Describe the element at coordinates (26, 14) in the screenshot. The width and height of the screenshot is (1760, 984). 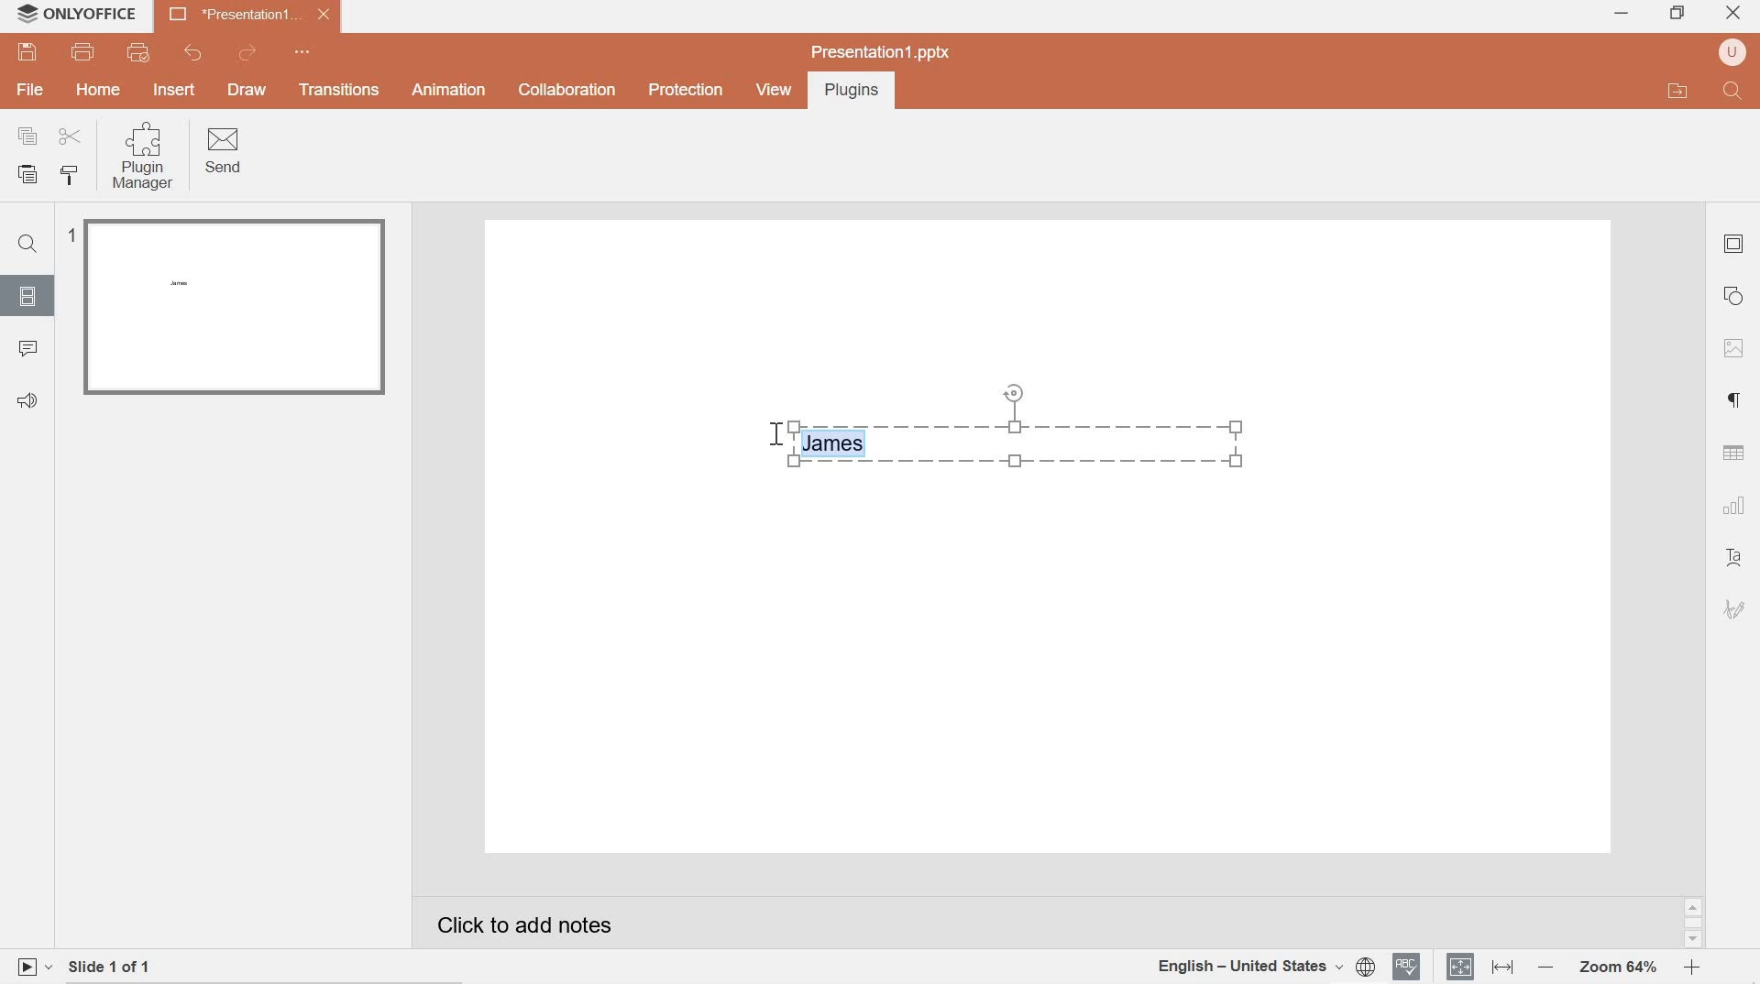
I see `system logo` at that location.